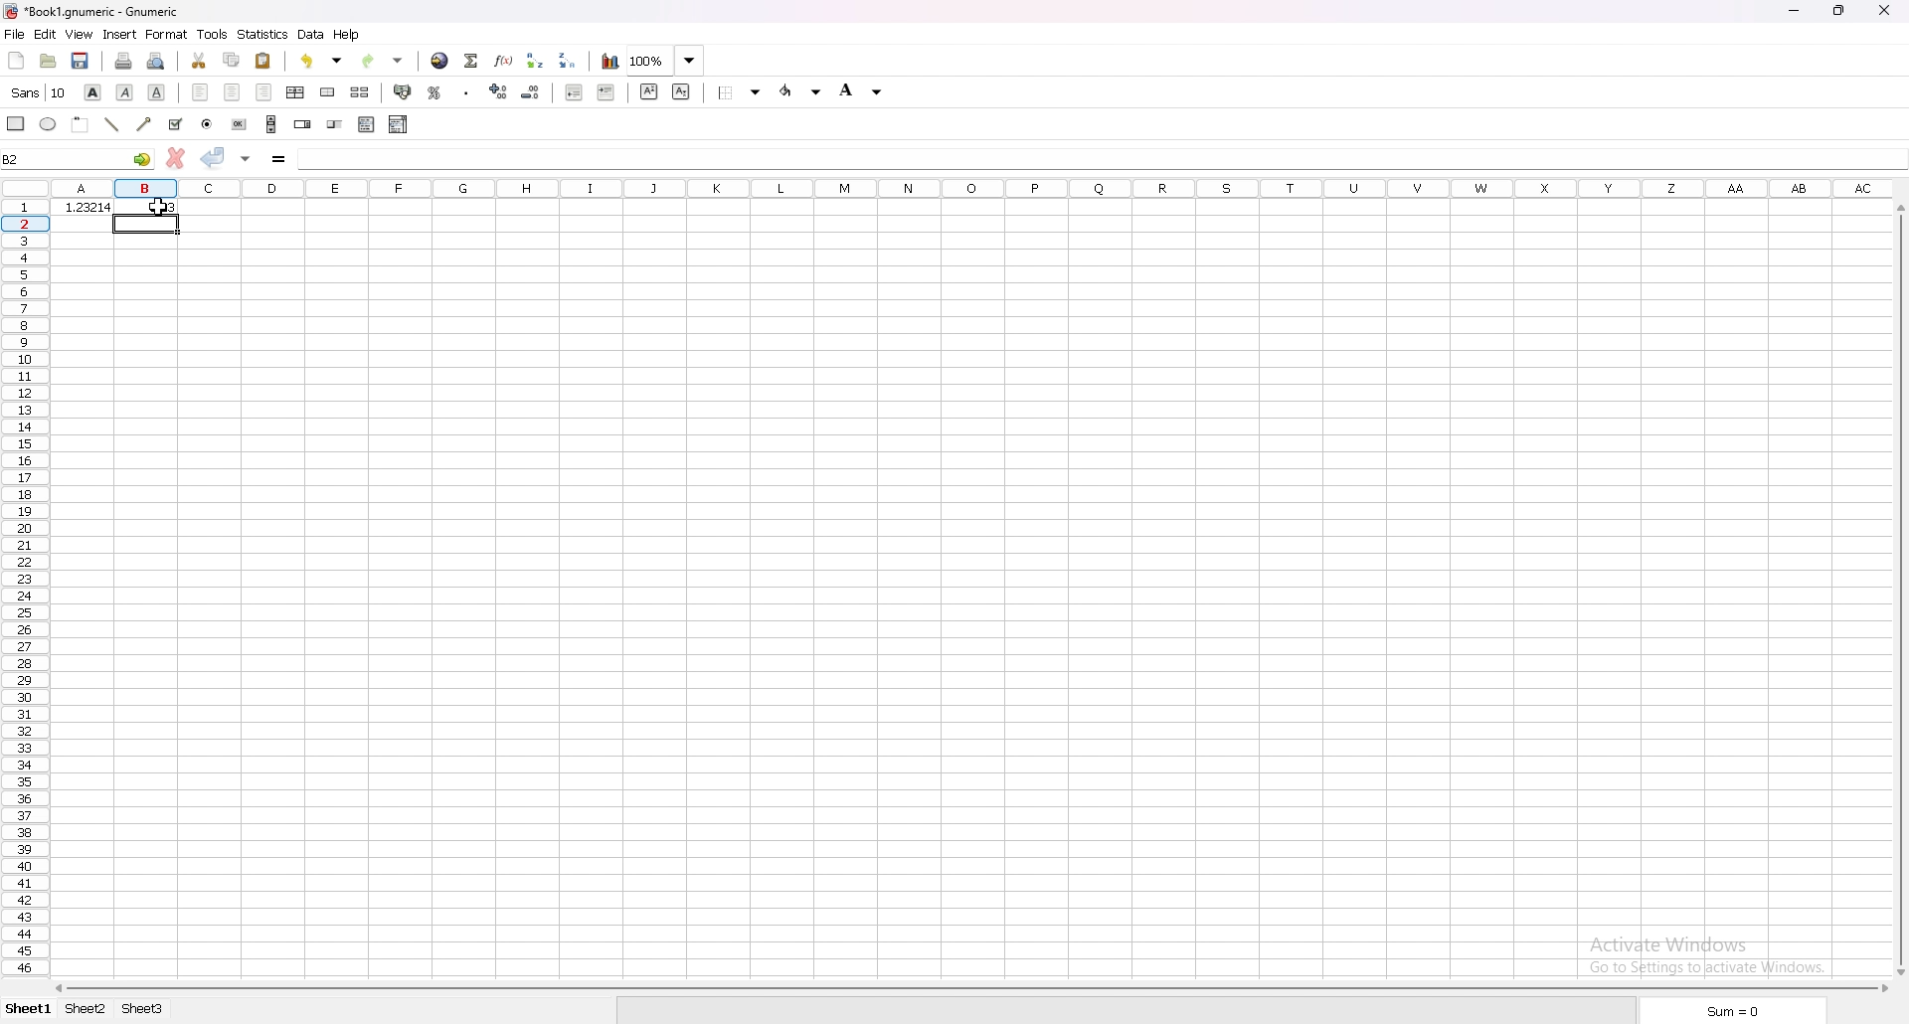 Image resolution: width=1909 pixels, height=1024 pixels. I want to click on button, so click(240, 125).